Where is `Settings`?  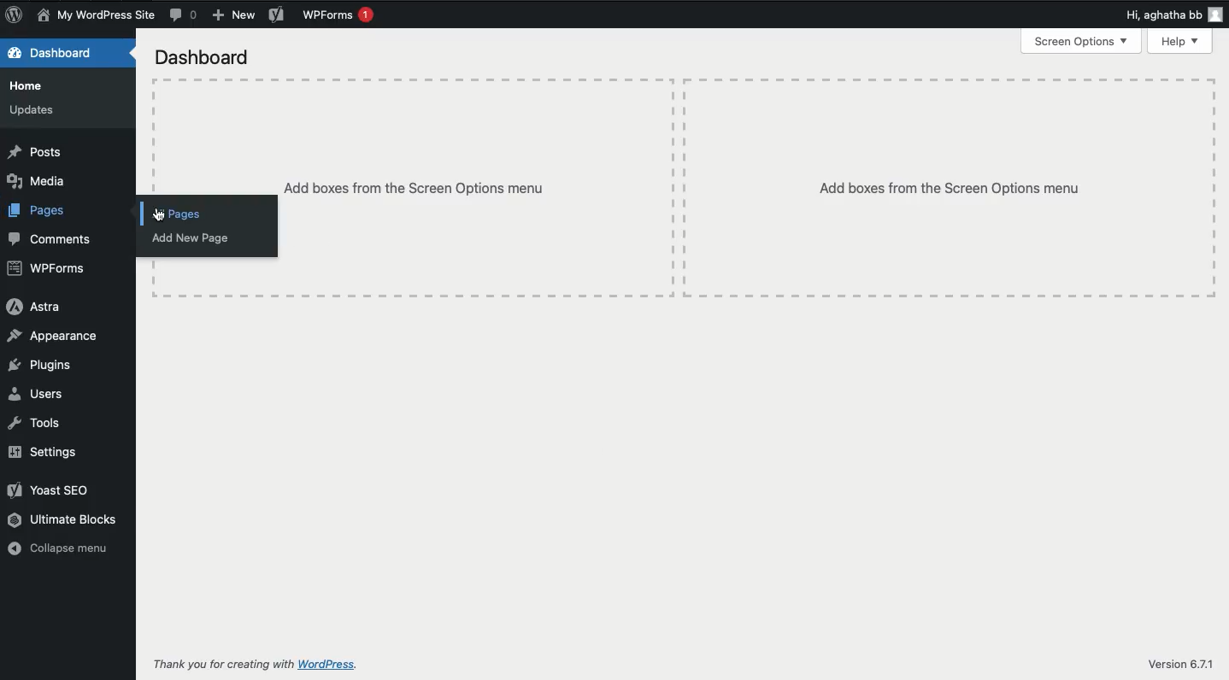 Settings is located at coordinates (49, 454).